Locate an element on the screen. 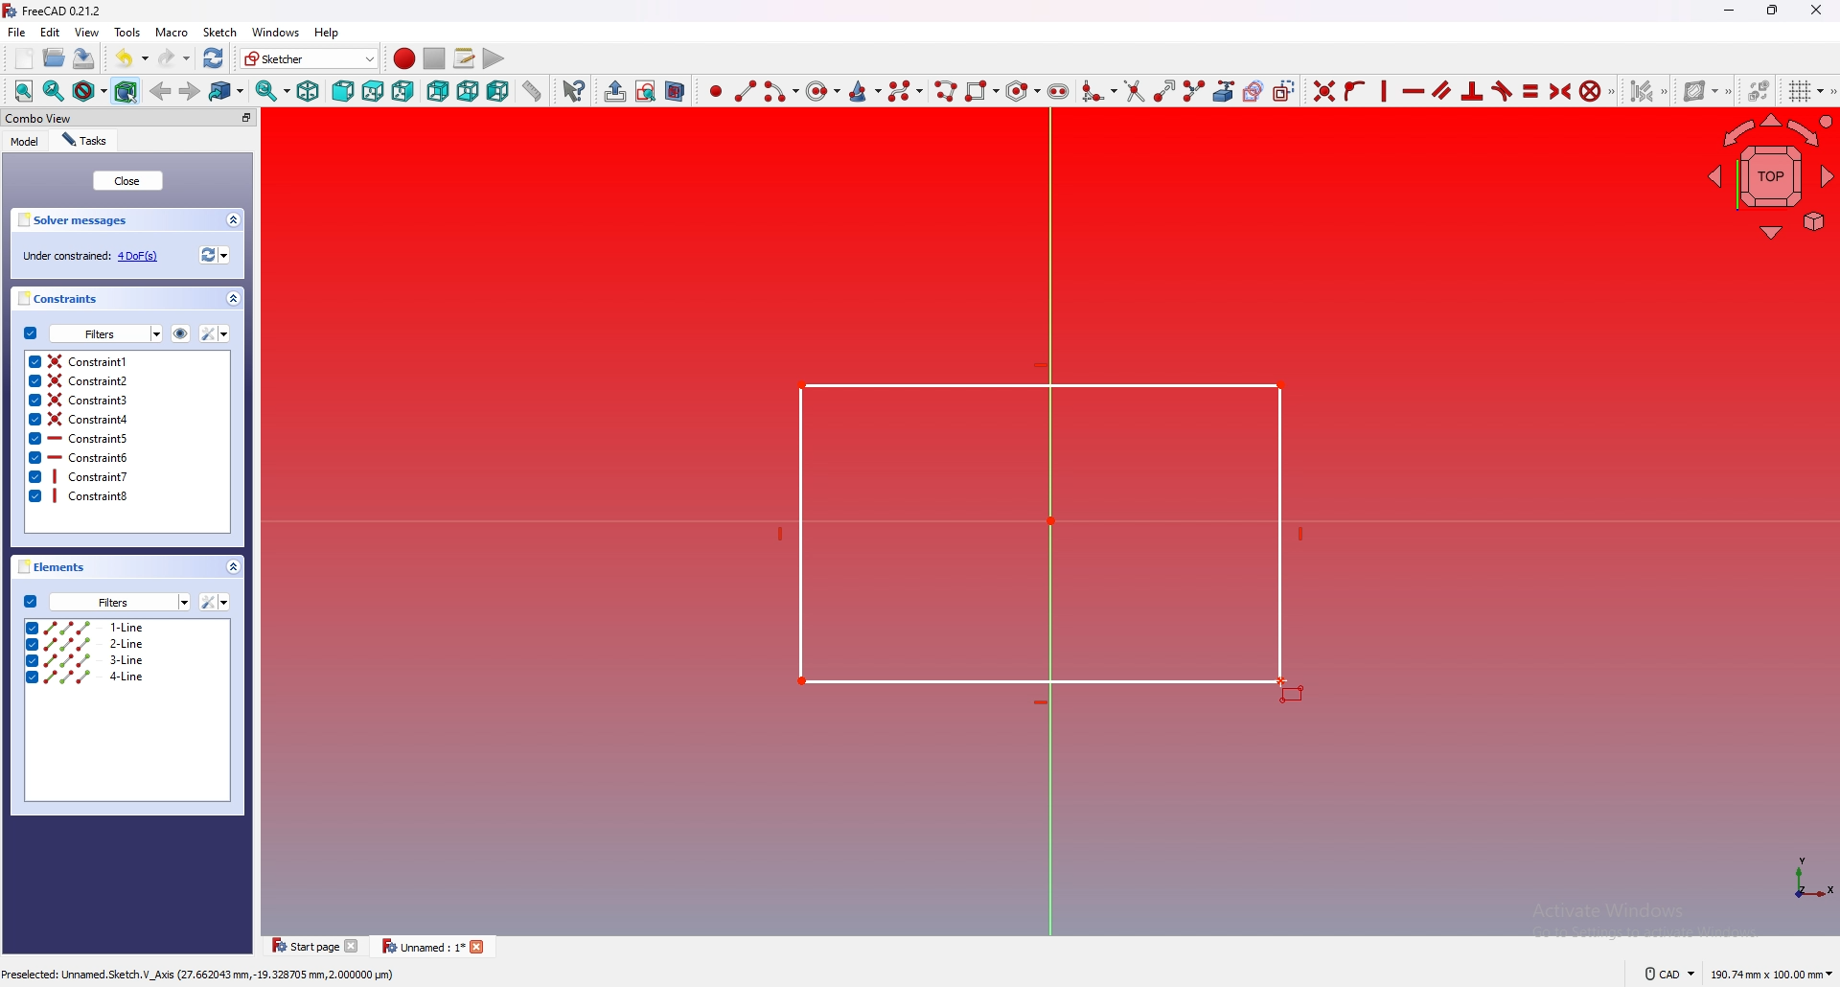 This screenshot has height=987, width=1840. toggle grid is located at coordinates (1807, 91).